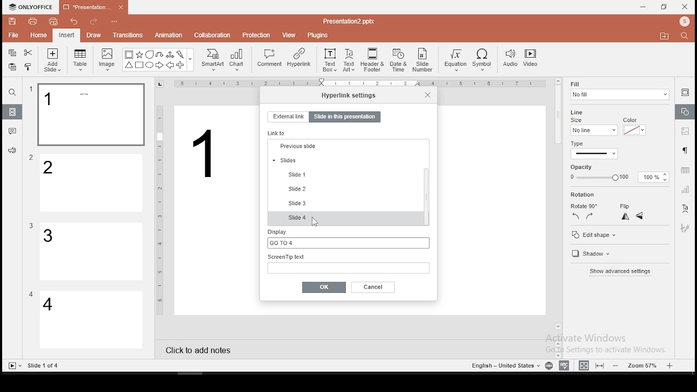  I want to click on display, so click(347, 238).